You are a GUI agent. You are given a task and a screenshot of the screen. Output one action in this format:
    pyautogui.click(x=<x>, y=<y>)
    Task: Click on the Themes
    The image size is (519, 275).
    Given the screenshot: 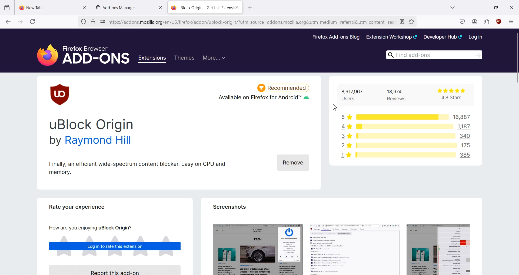 What is the action you would take?
    pyautogui.click(x=184, y=58)
    